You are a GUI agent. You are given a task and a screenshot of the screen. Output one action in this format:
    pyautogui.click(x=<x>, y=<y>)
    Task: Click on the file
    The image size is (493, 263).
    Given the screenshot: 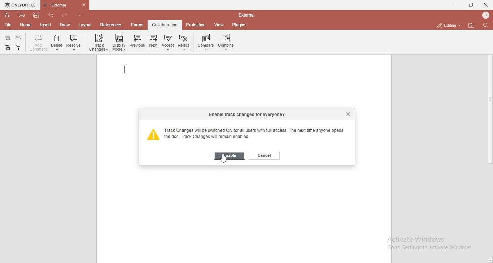 What is the action you would take?
    pyautogui.click(x=9, y=26)
    